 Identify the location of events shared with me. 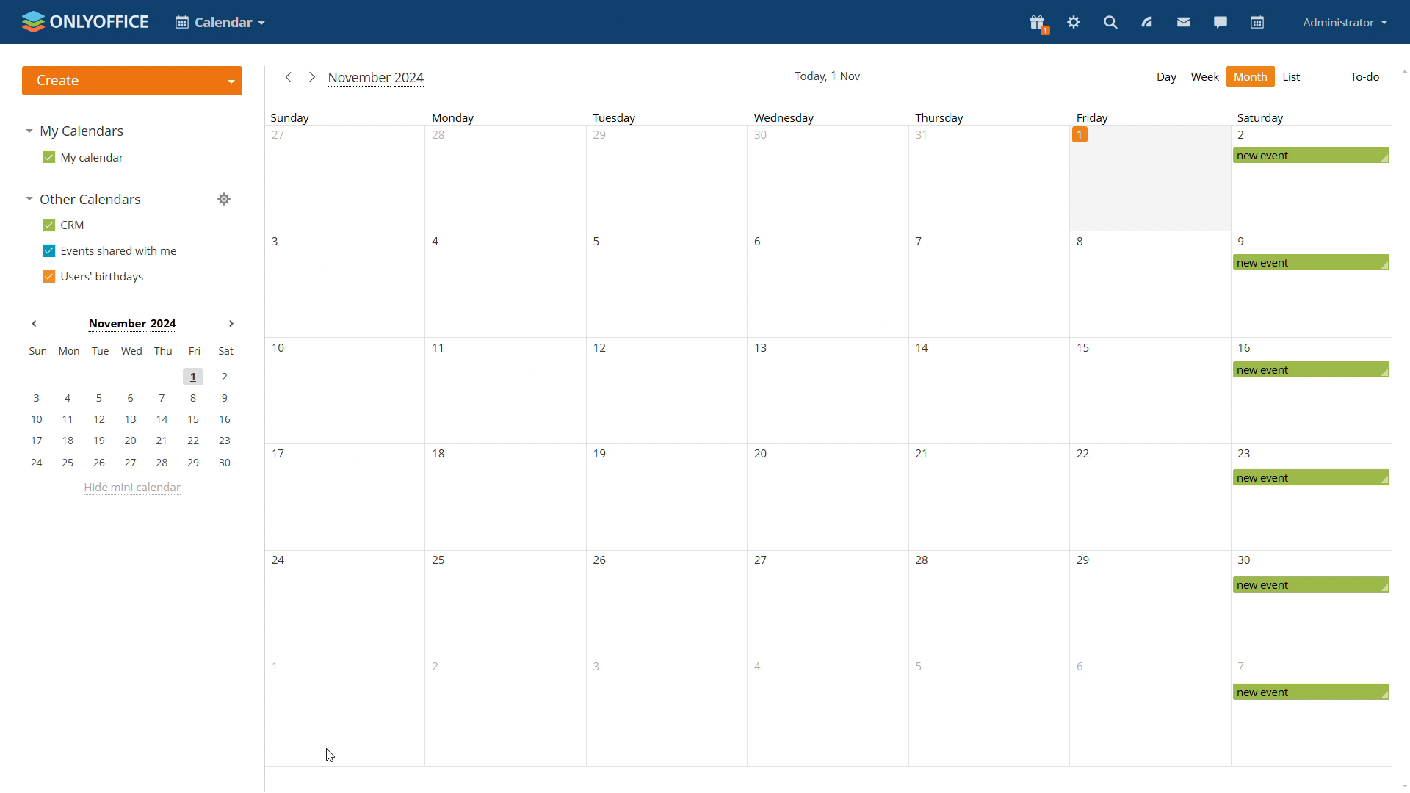
(109, 251).